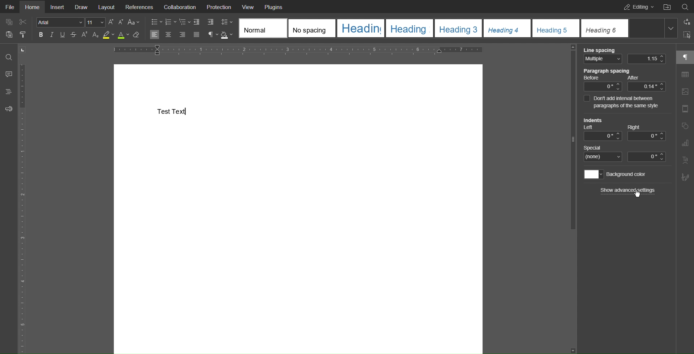  Describe the element at coordinates (107, 7) in the screenshot. I see `Layout` at that location.